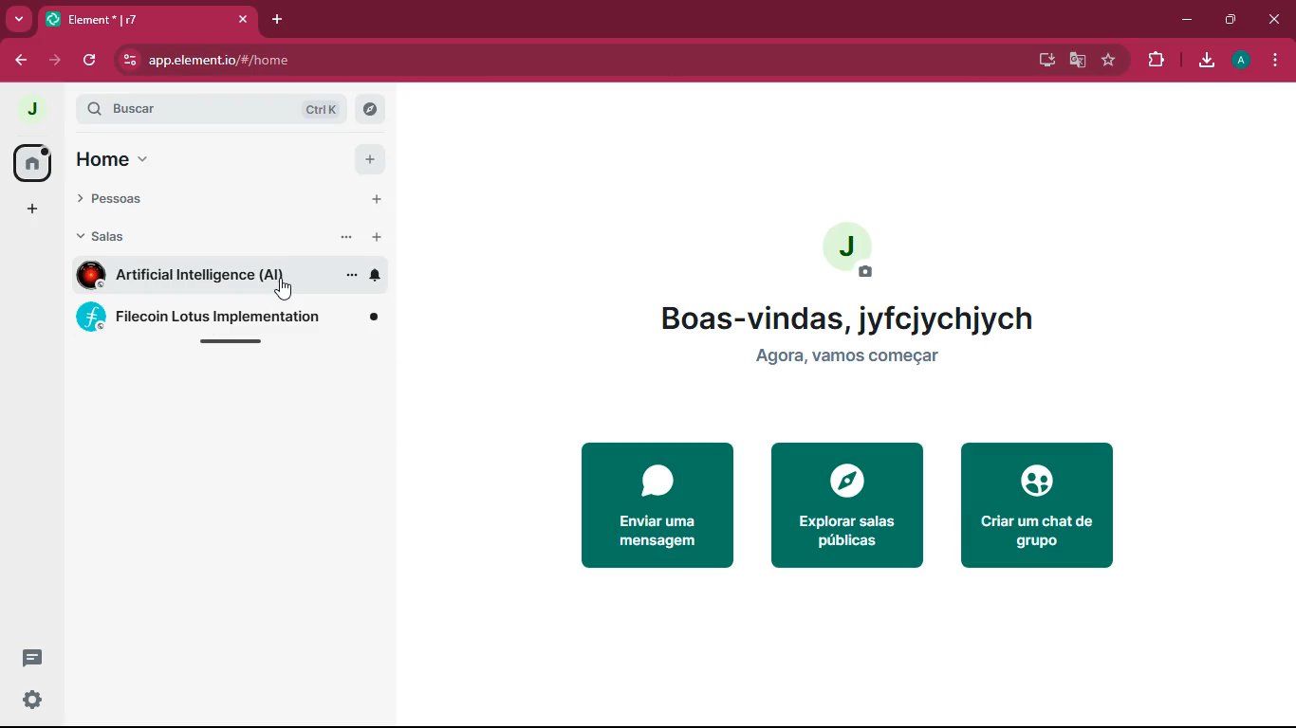 The height and width of the screenshot is (728, 1296). I want to click on downloads, so click(1202, 61).